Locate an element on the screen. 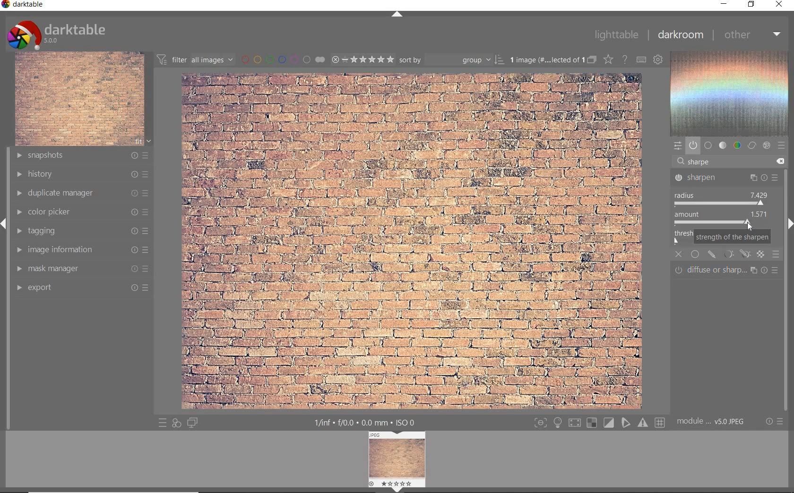 Image resolution: width=794 pixels, height=493 pixels. AMOUNT 0.500 is located at coordinates (725, 218).